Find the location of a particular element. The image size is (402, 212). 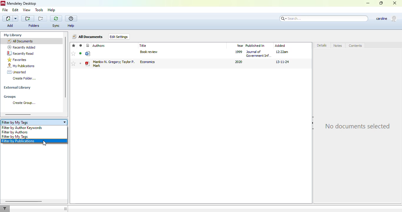

search is located at coordinates (323, 19).